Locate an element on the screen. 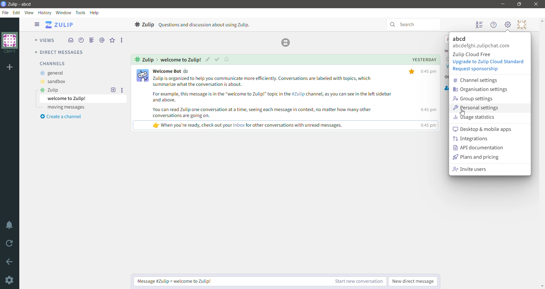 The width and height of the screenshot is (545, 289). Search is located at coordinates (413, 24).